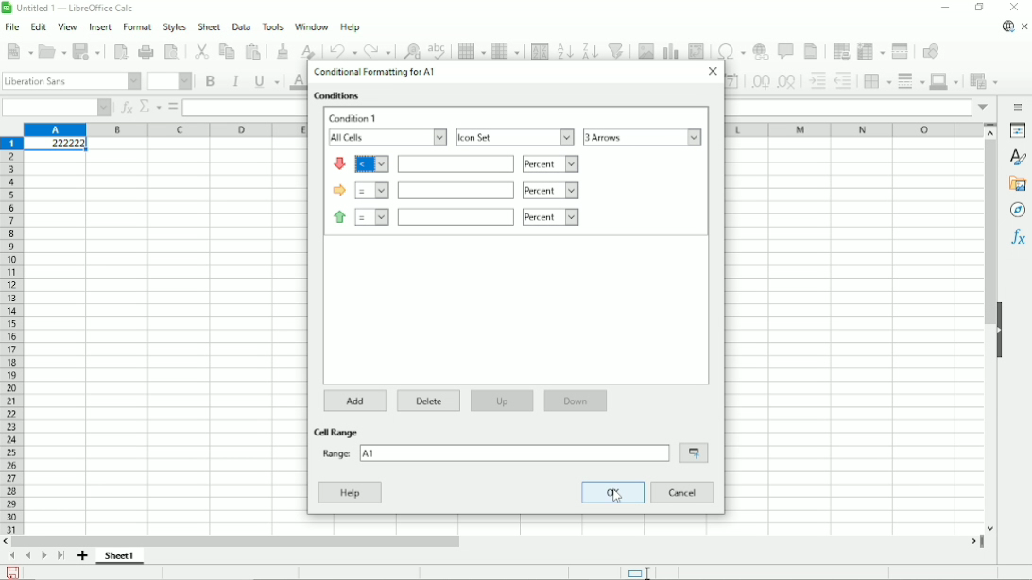  I want to click on Paste, so click(253, 49).